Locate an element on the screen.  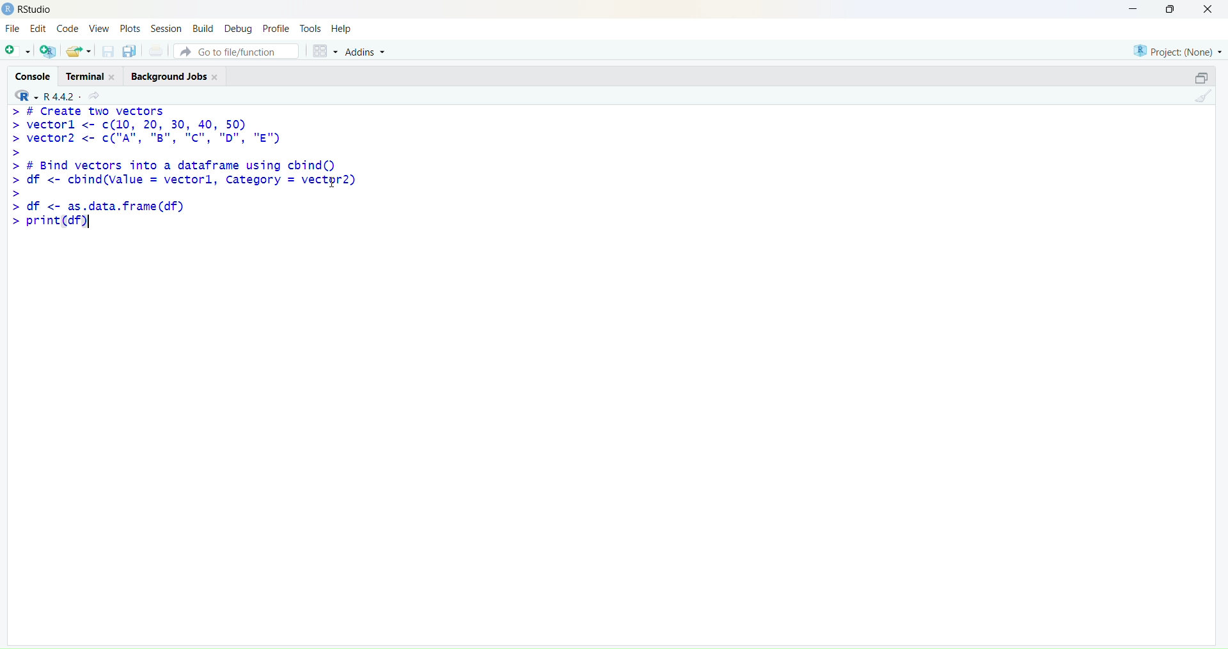
View is located at coordinates (98, 28).